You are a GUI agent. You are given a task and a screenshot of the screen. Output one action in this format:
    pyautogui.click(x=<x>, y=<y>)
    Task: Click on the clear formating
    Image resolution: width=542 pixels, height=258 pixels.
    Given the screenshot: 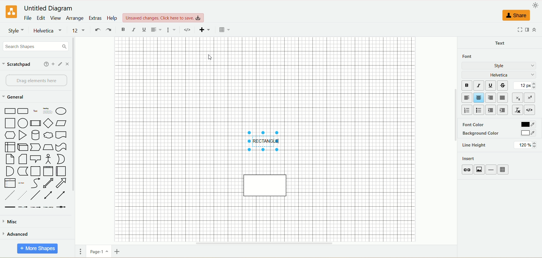 What is the action you would take?
    pyautogui.click(x=517, y=110)
    